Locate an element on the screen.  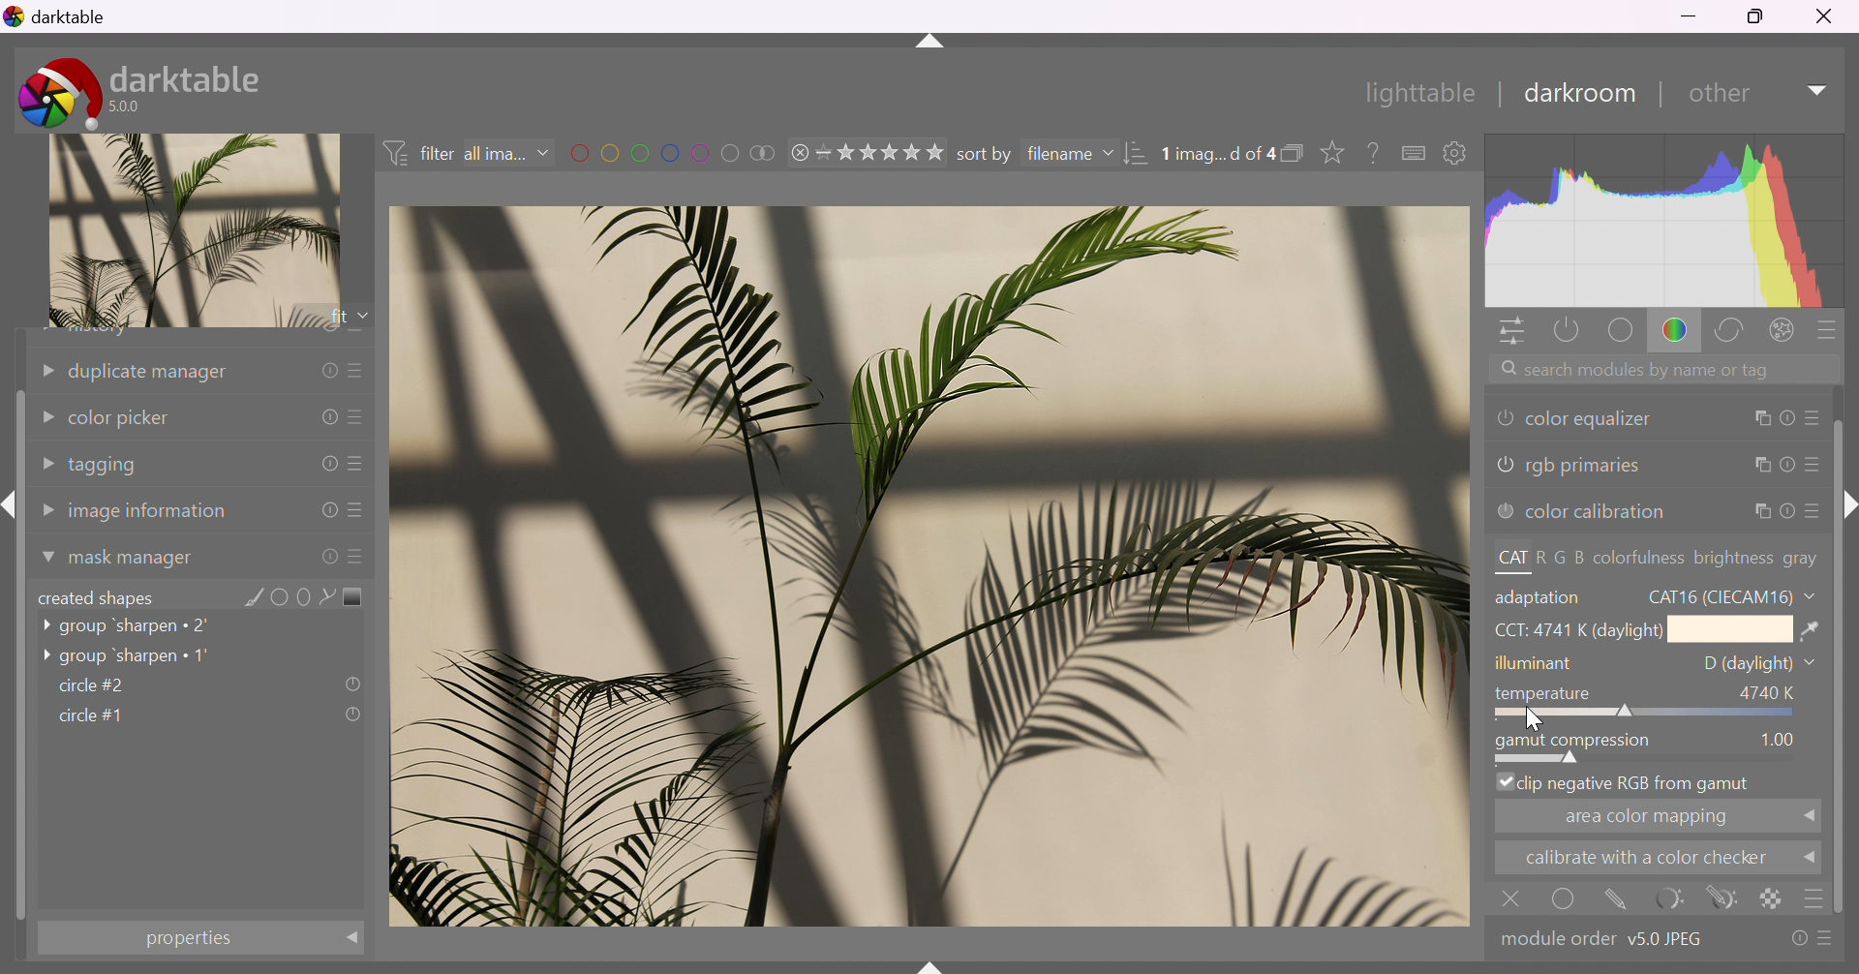
collapse grouped image is located at coordinates (1294, 155).